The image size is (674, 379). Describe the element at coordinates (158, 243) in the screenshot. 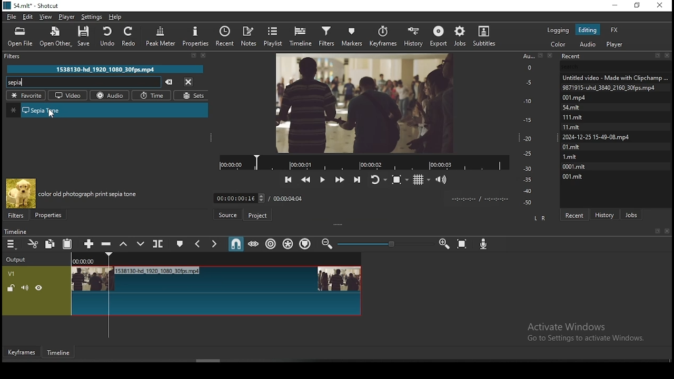

I see `split at playhead` at that location.